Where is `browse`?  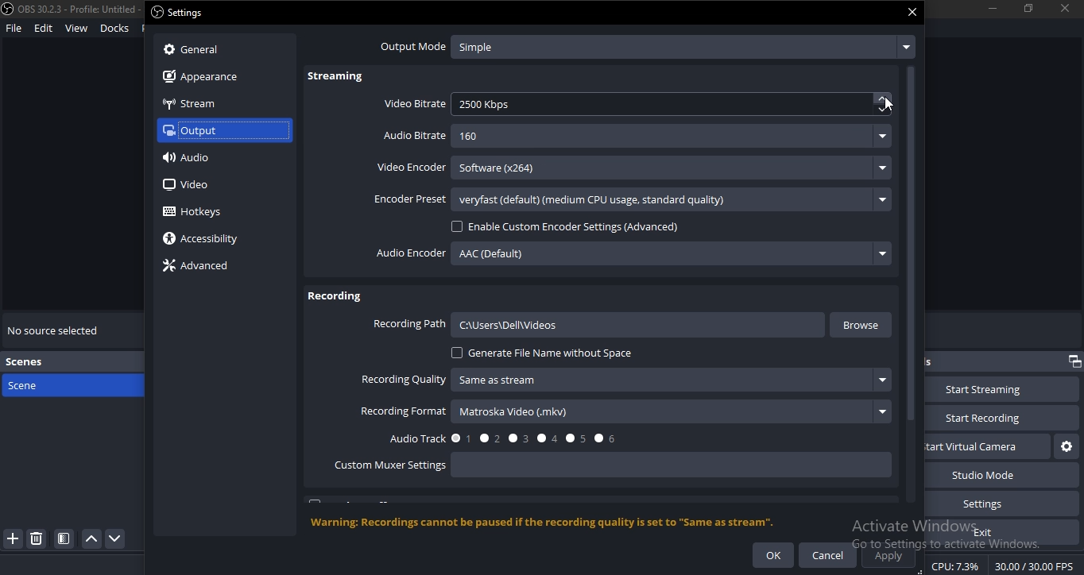 browse is located at coordinates (862, 325).